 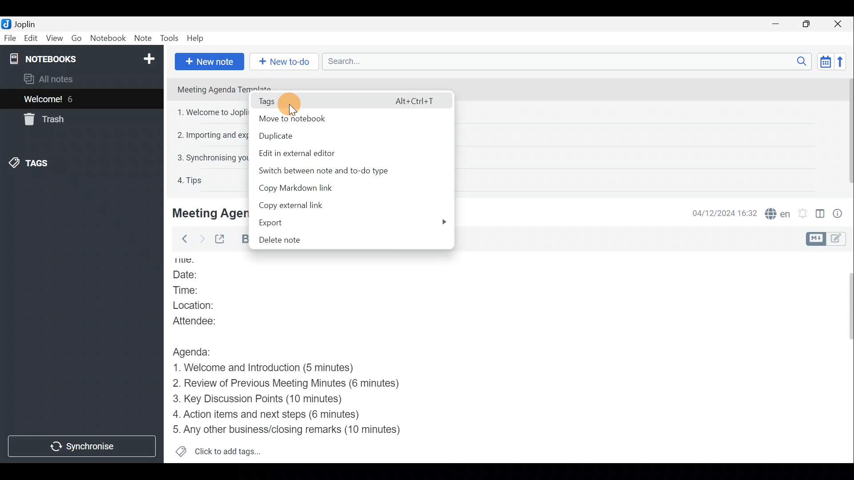 I want to click on Spell checker, so click(x=778, y=212).